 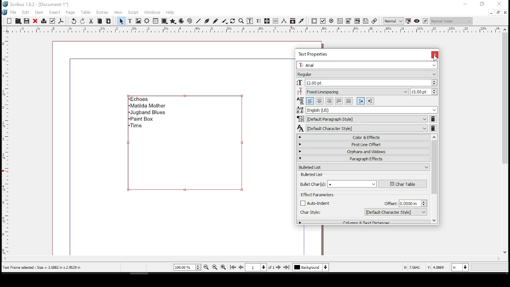 I want to click on table, so click(x=87, y=12).